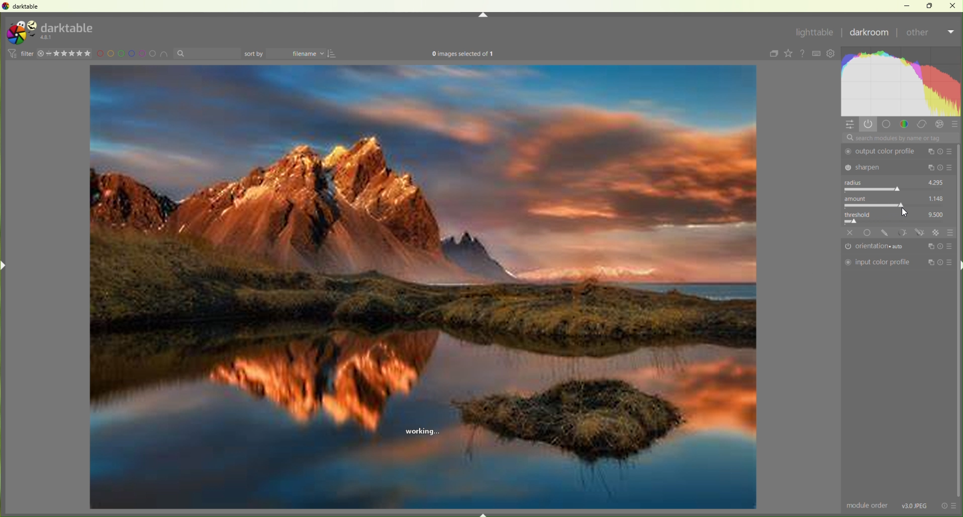 The image size is (963, 517). I want to click on sort, so click(334, 54).